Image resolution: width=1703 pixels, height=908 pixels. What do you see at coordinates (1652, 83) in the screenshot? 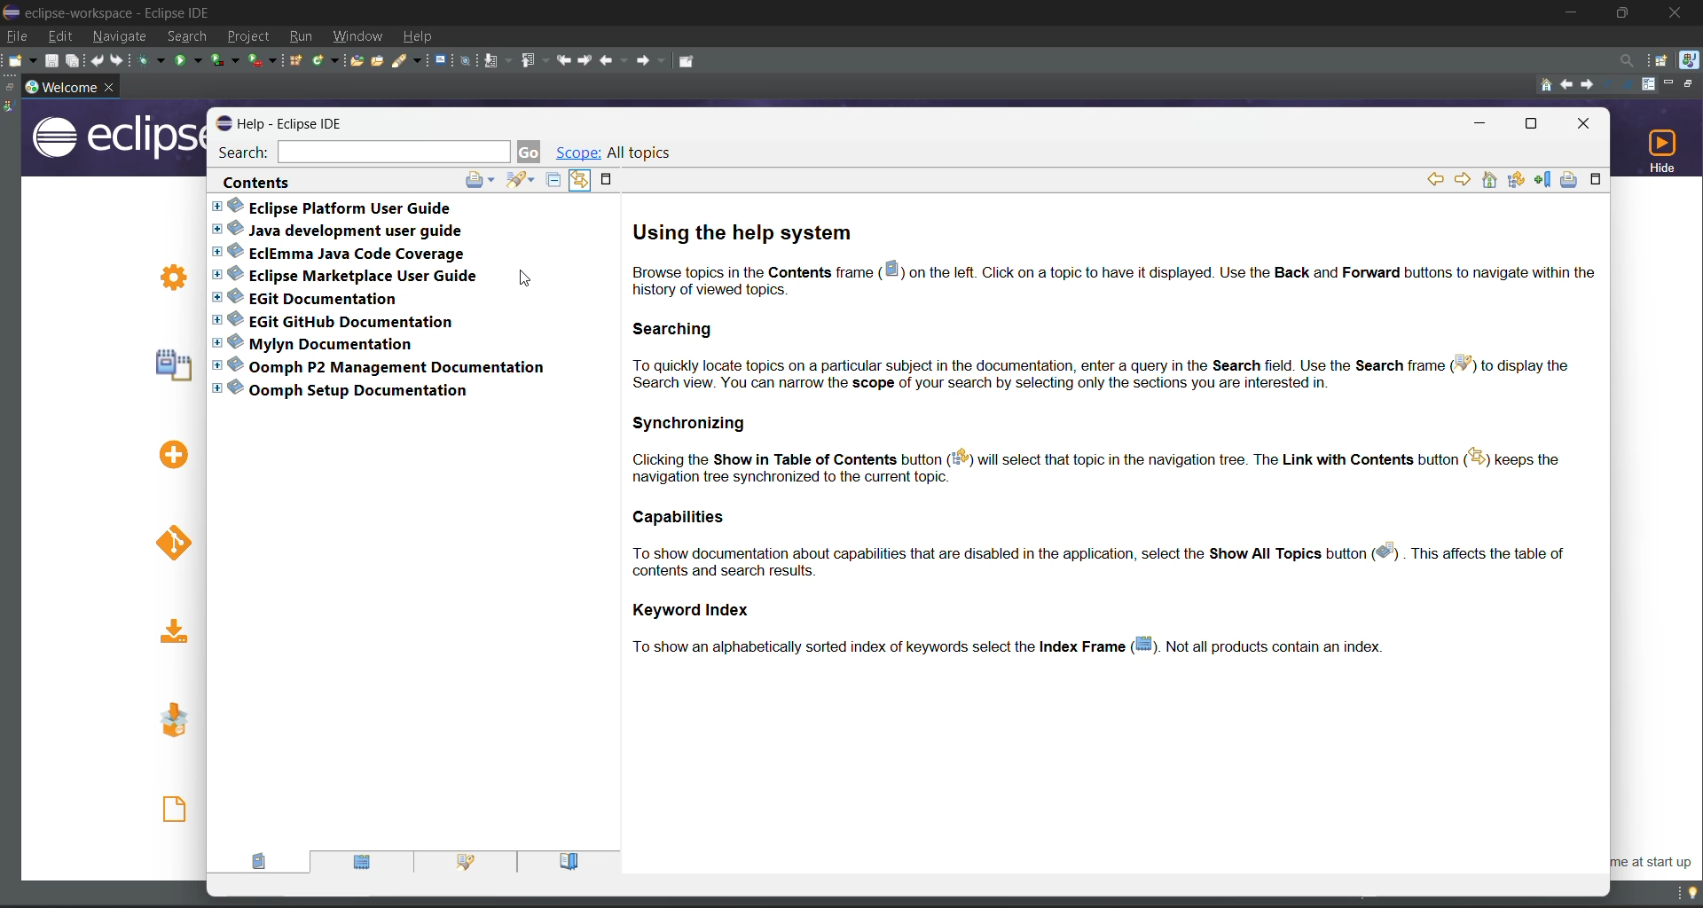
I see `customize page` at bounding box center [1652, 83].